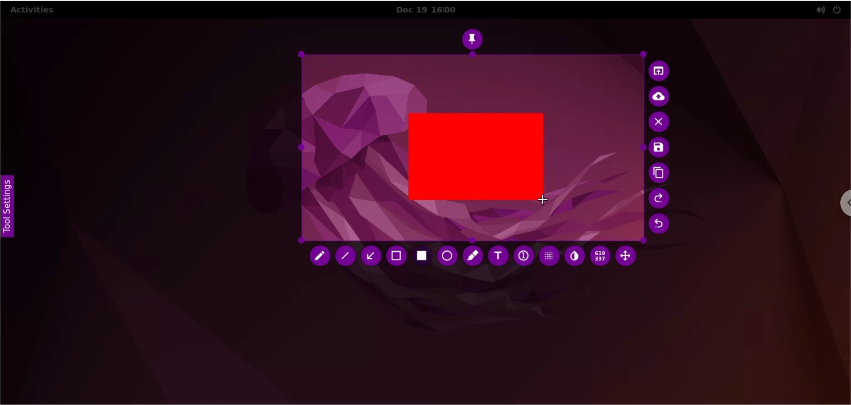 The height and width of the screenshot is (405, 851). I want to click on pixelette, so click(547, 258).